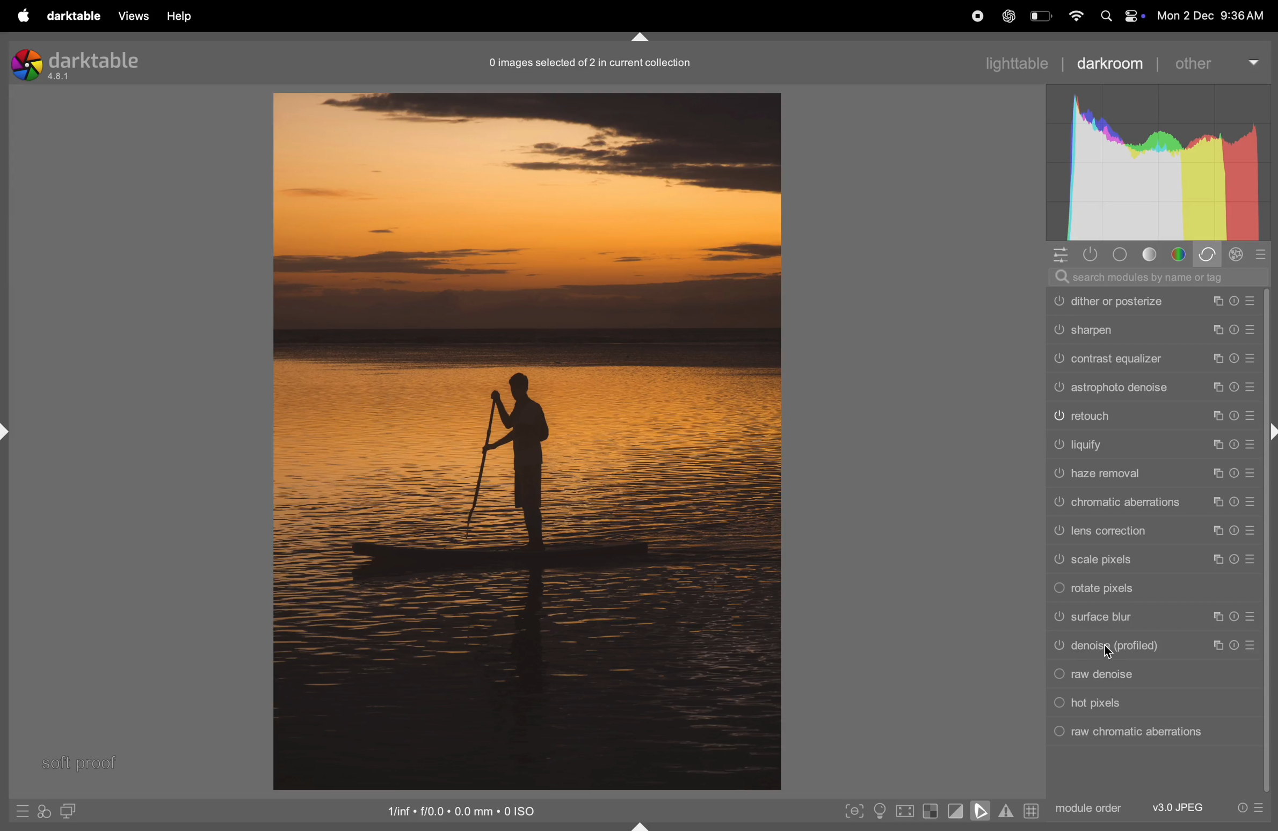 This screenshot has width=1278, height=831. I want to click on contrast equalizer, so click(1153, 355).